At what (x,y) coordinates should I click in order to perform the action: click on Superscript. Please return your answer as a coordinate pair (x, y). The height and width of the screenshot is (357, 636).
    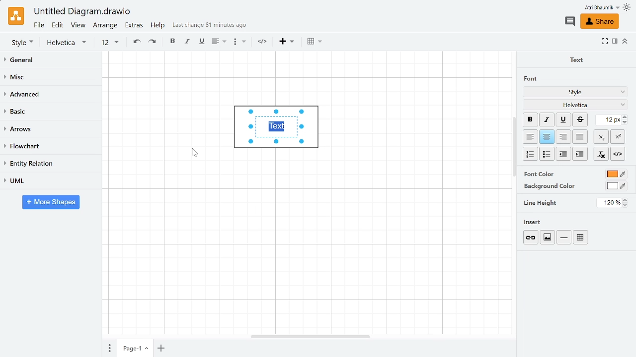
    Looking at the image, I should click on (618, 136).